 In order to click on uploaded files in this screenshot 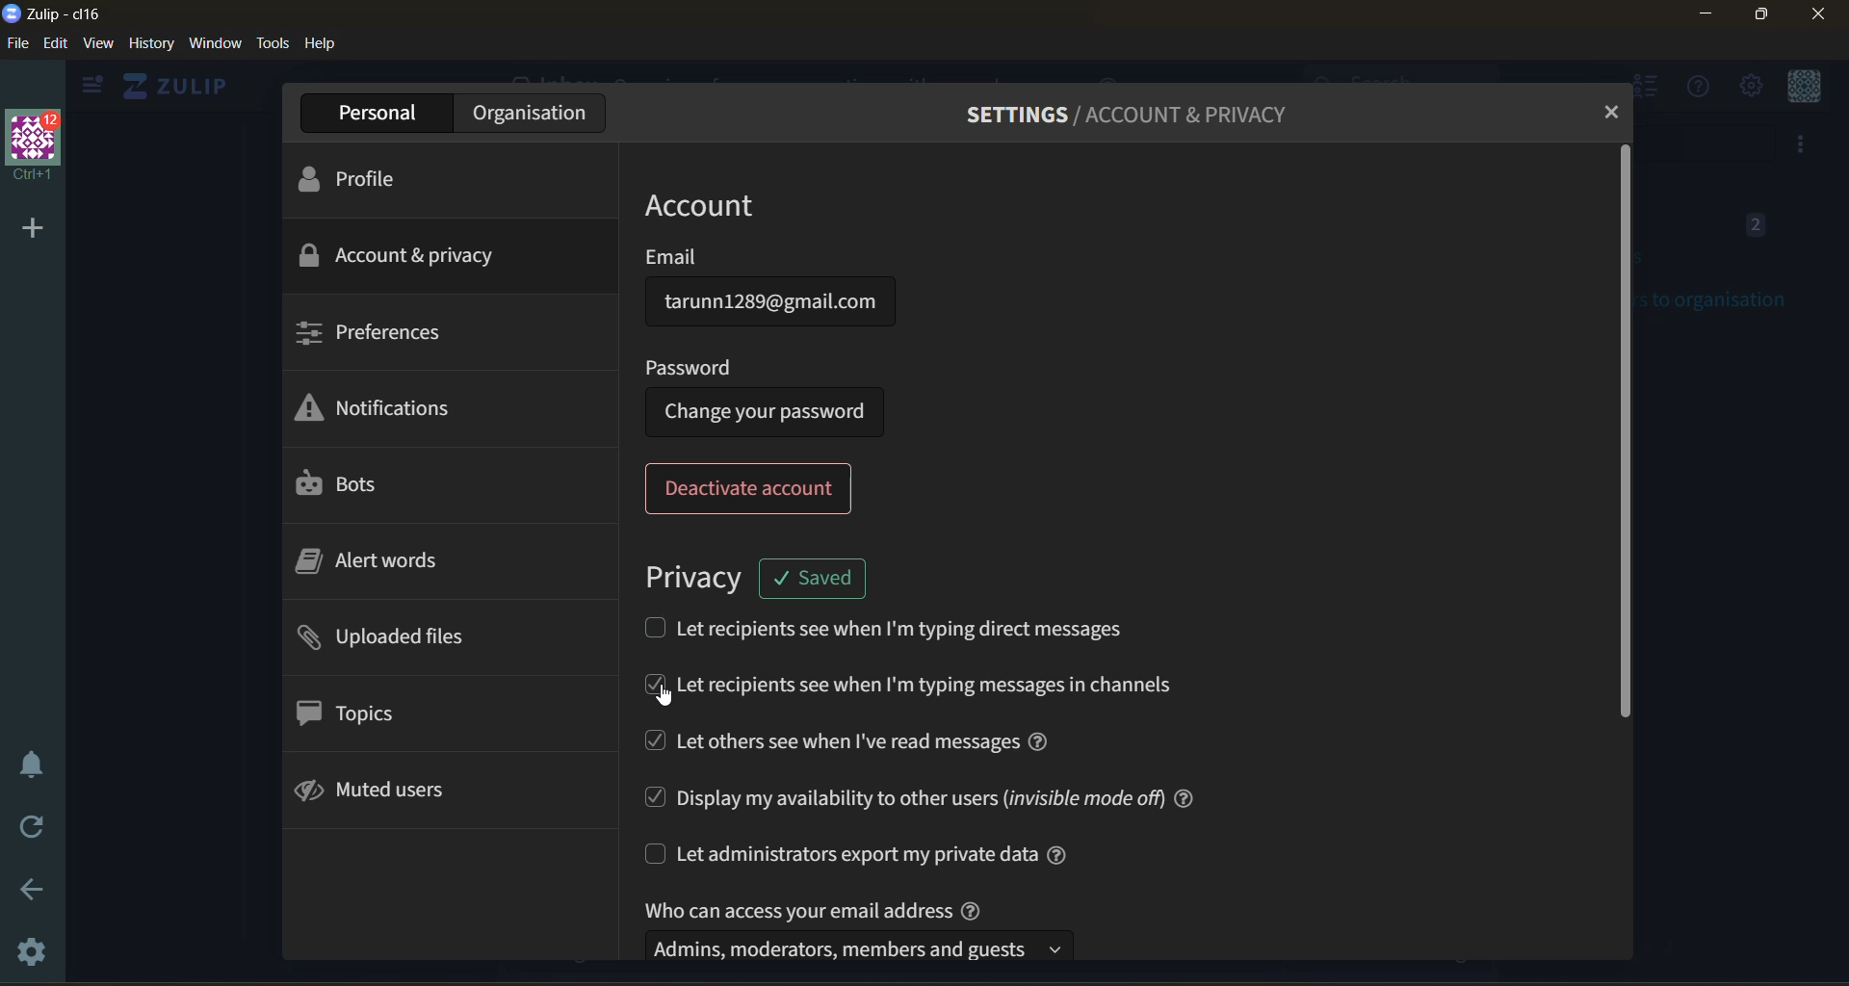, I will do `click(390, 641)`.